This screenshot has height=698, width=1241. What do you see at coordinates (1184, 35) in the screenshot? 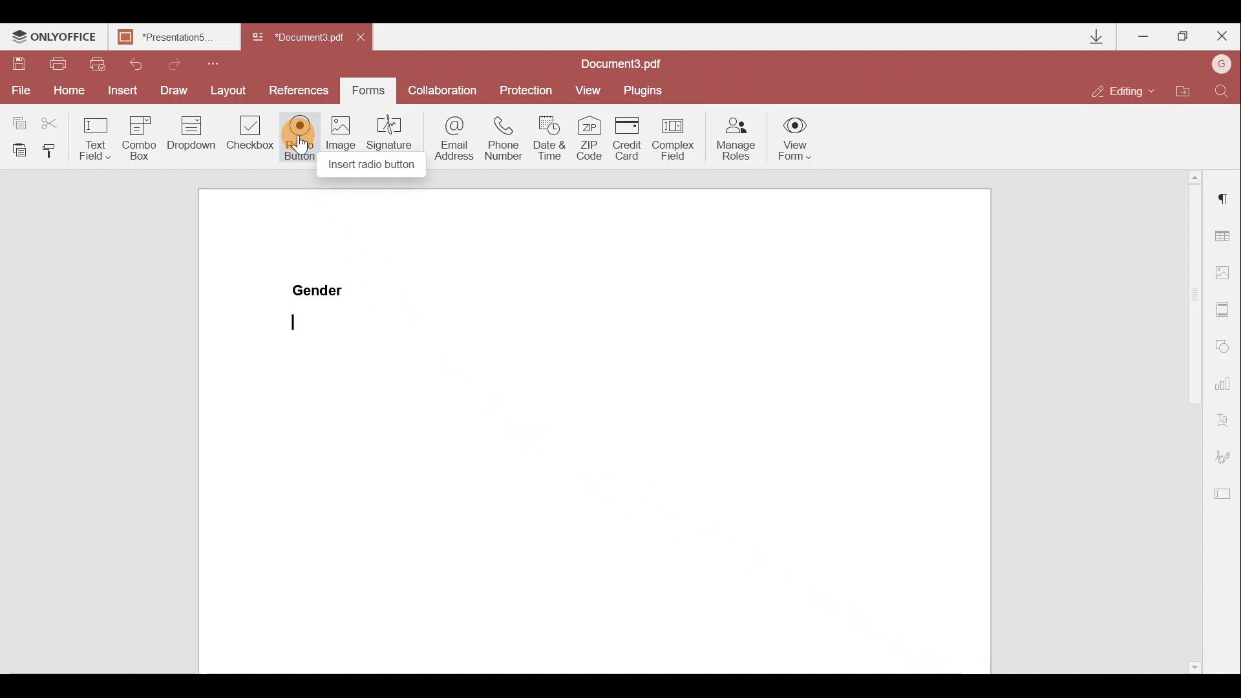
I see `Maximize` at bounding box center [1184, 35].